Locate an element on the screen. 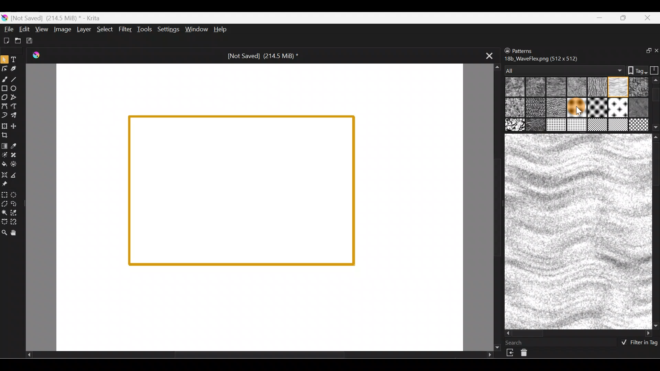 This screenshot has width=660, height=371. Tags is located at coordinates (634, 70).